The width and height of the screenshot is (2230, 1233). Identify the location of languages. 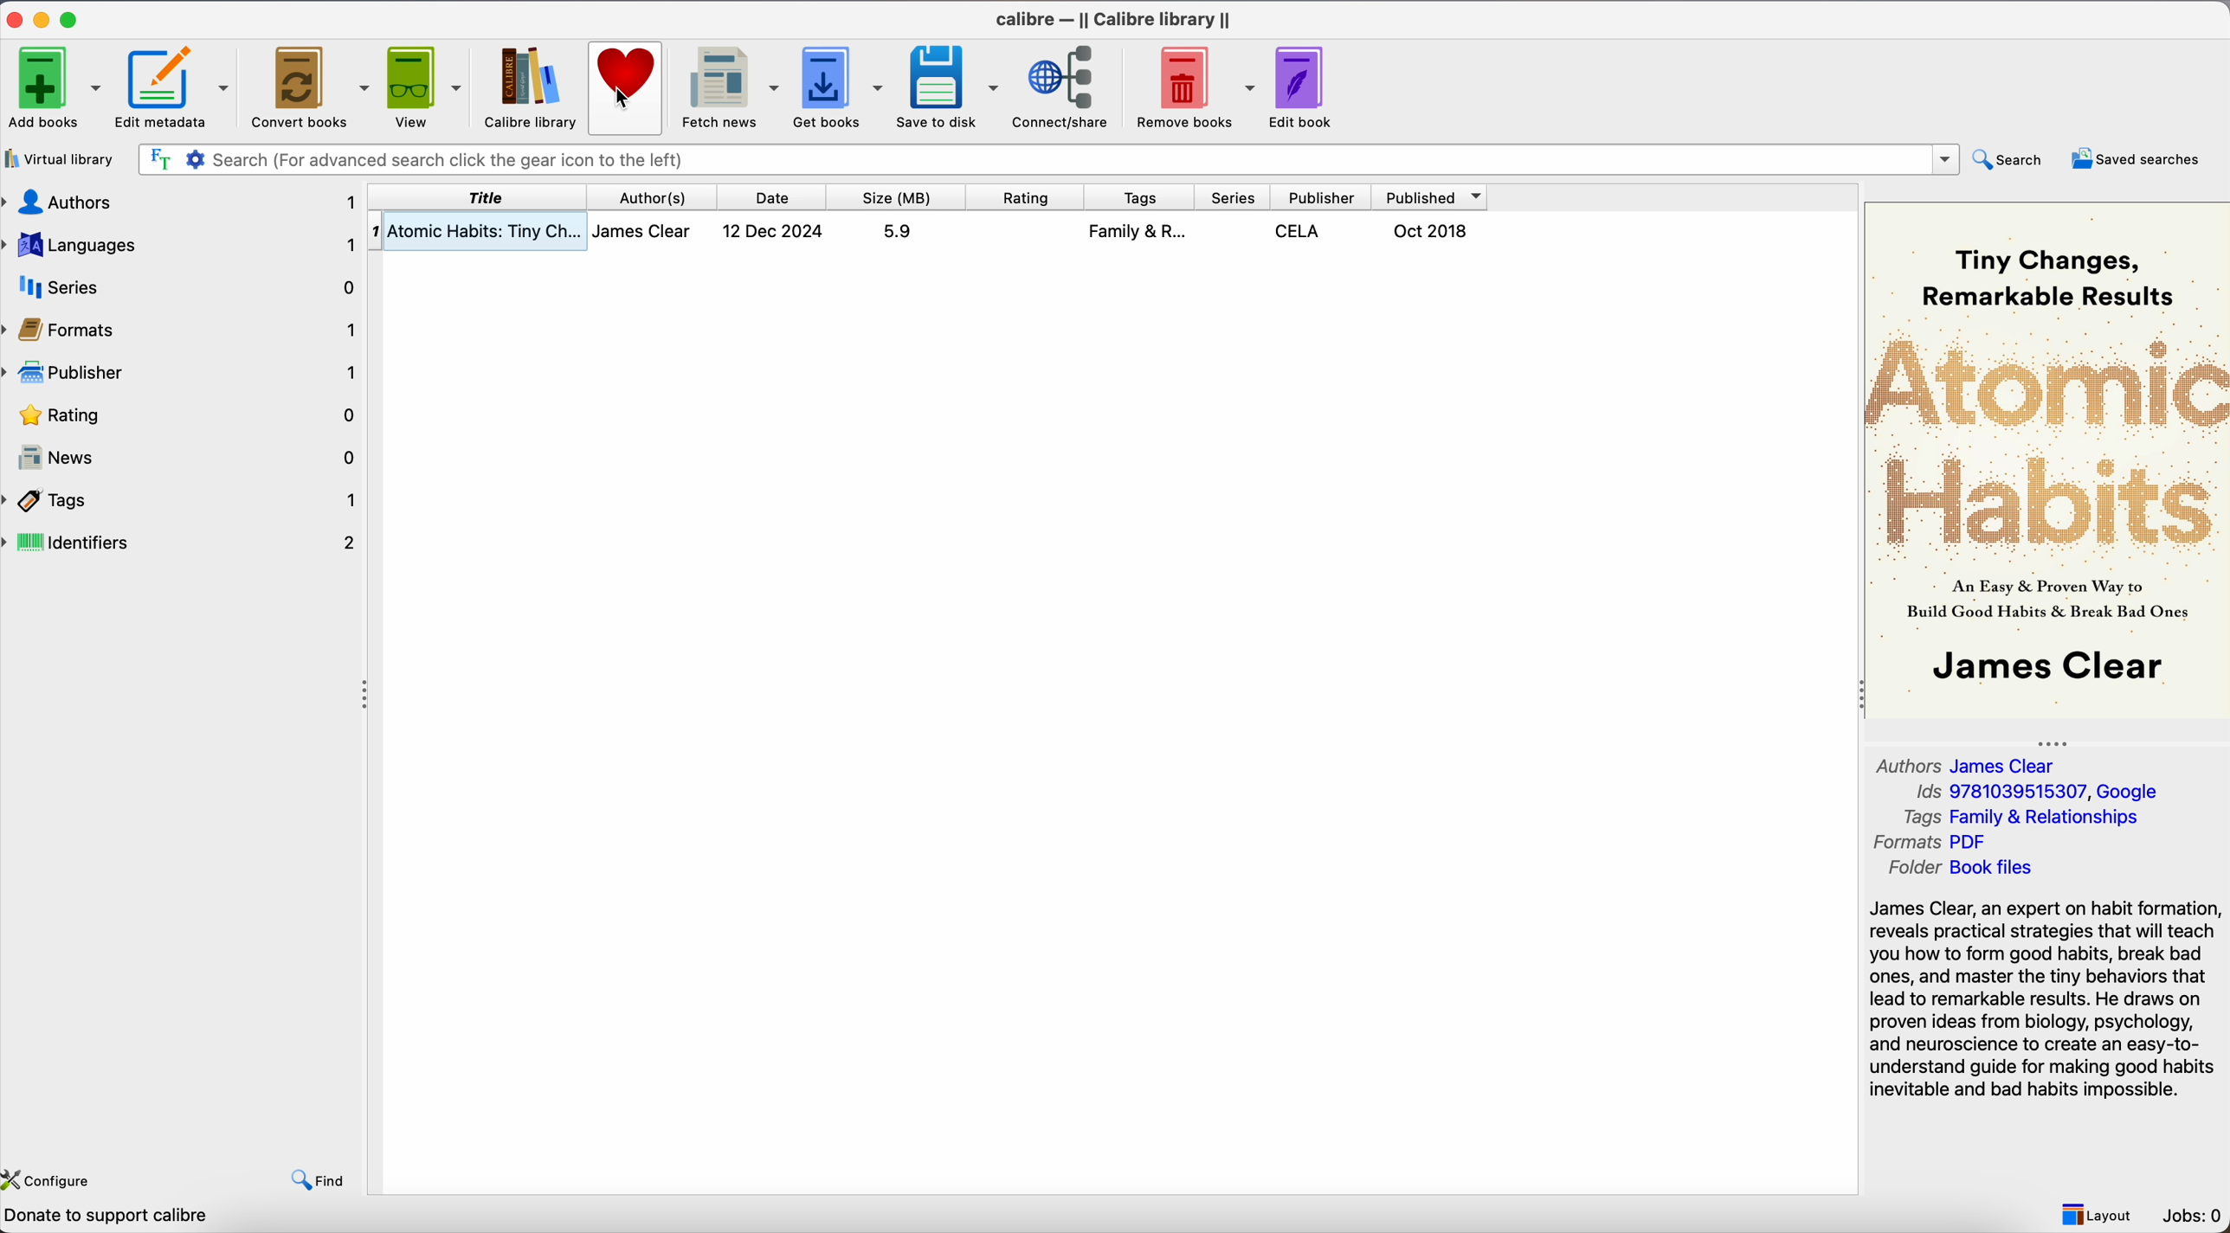
(181, 241).